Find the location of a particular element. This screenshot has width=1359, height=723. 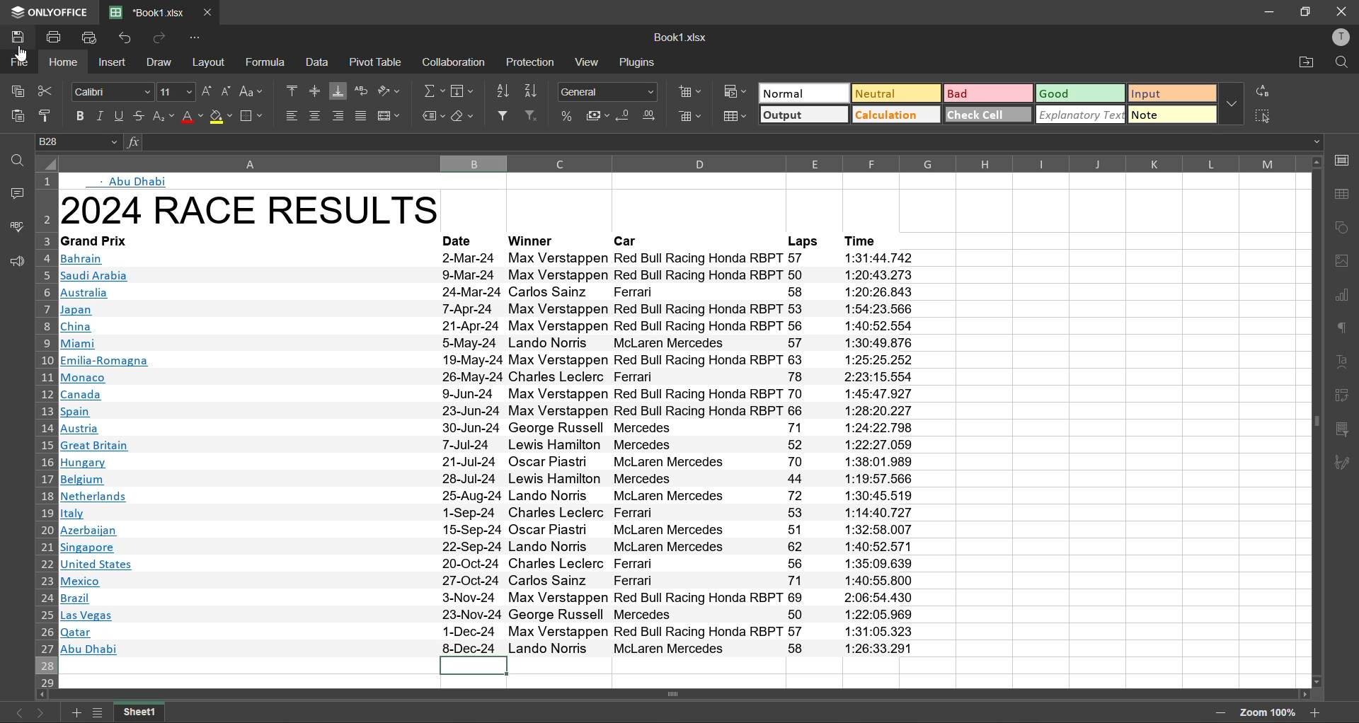

explanatory text is located at coordinates (1082, 115).